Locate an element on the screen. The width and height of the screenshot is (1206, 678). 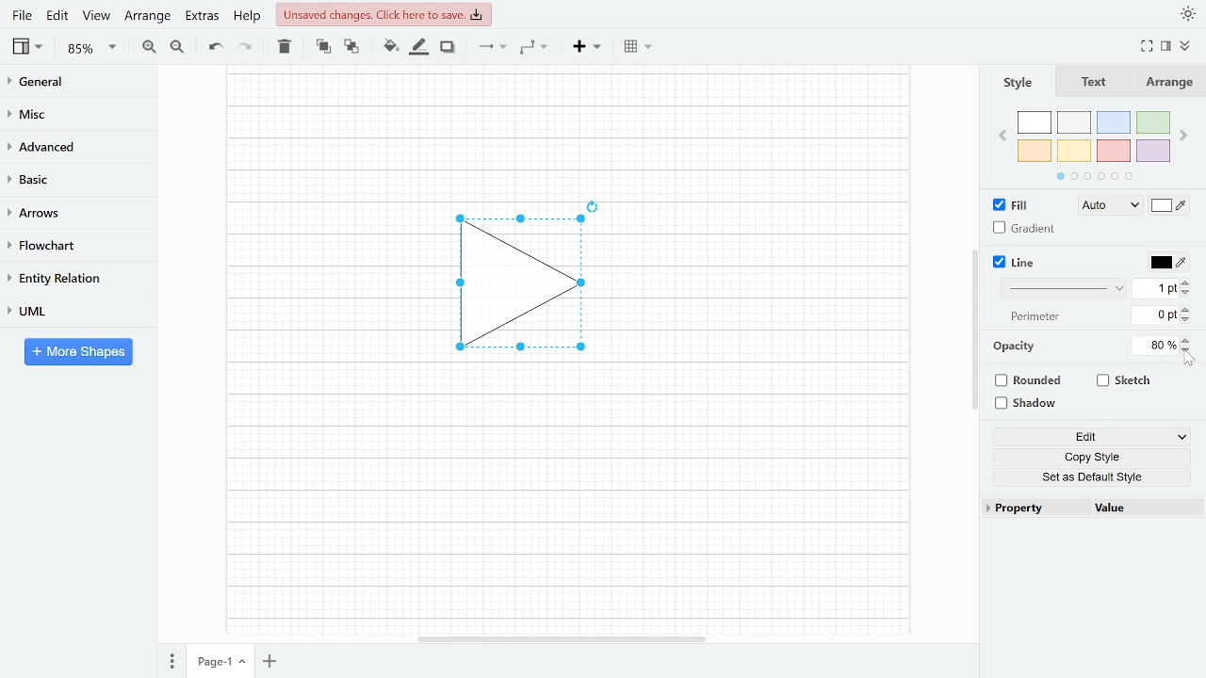
Connection is located at coordinates (492, 46).